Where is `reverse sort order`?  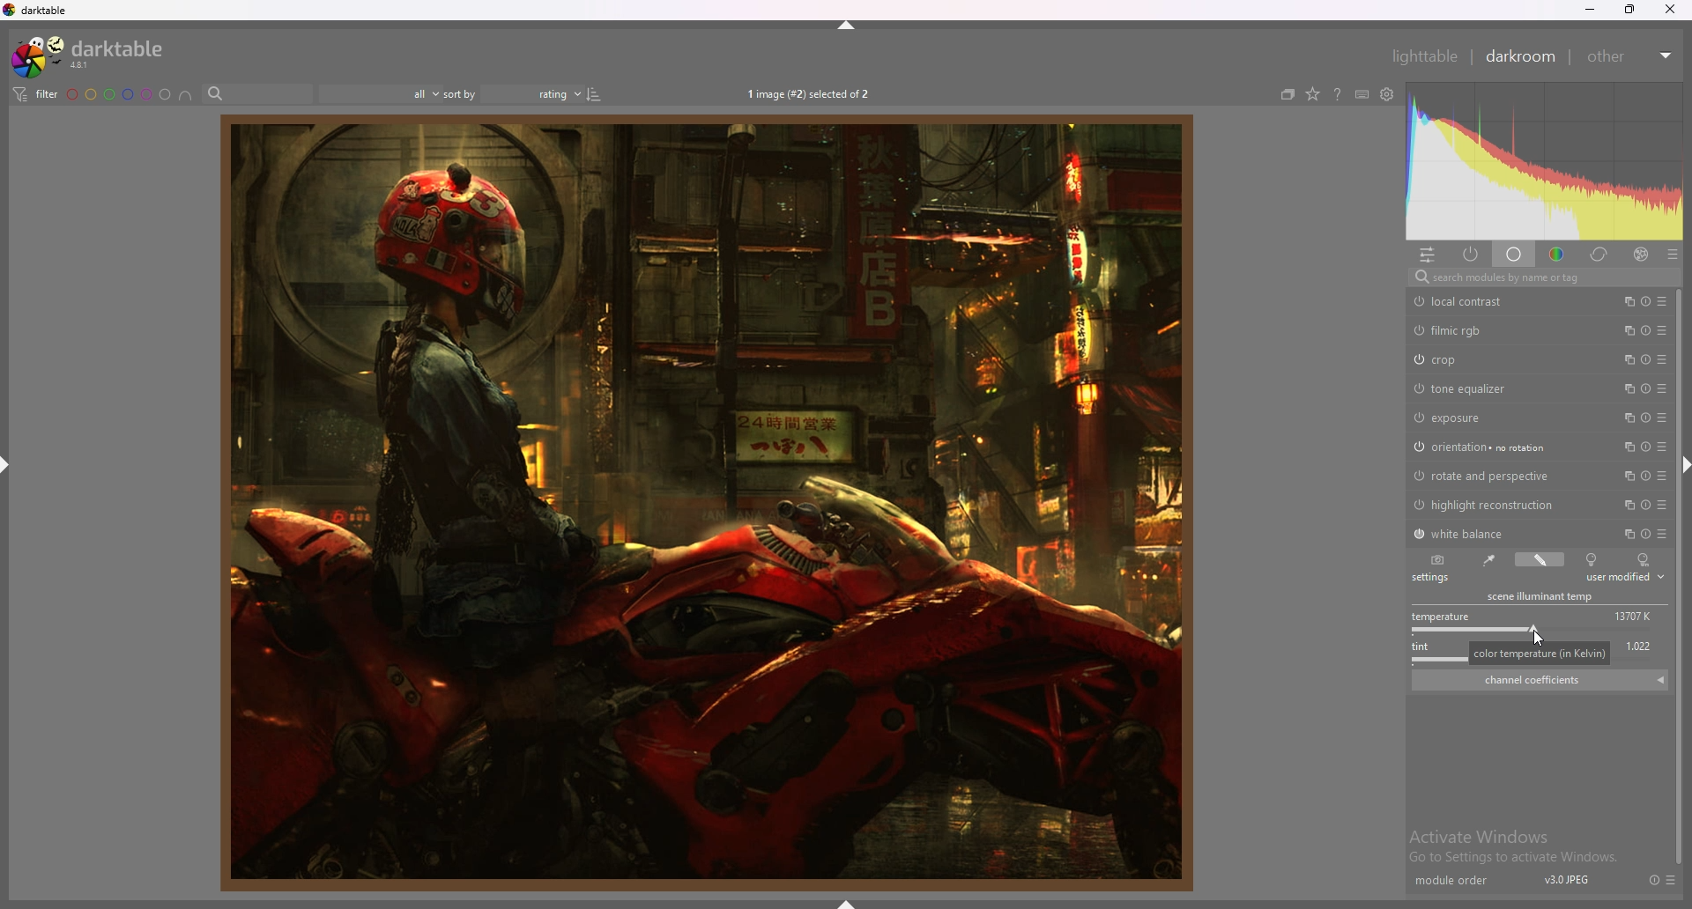
reverse sort order is located at coordinates (597, 94).